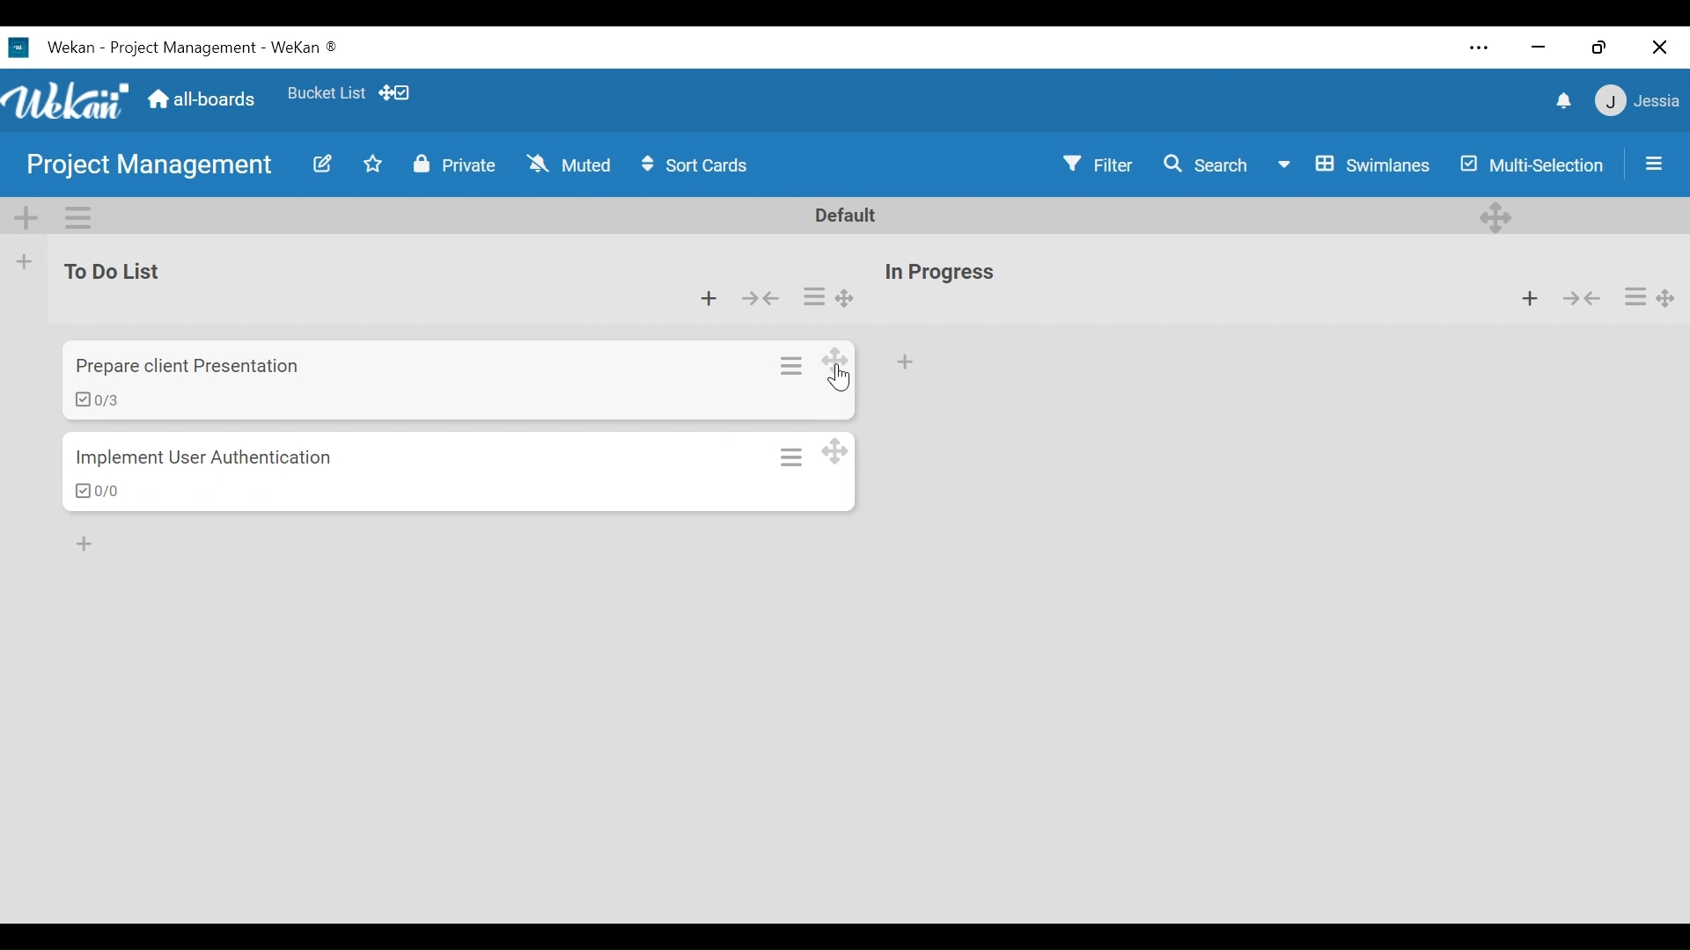 This screenshot has width=1690, height=950. What do you see at coordinates (791, 365) in the screenshot?
I see `card actions` at bounding box center [791, 365].